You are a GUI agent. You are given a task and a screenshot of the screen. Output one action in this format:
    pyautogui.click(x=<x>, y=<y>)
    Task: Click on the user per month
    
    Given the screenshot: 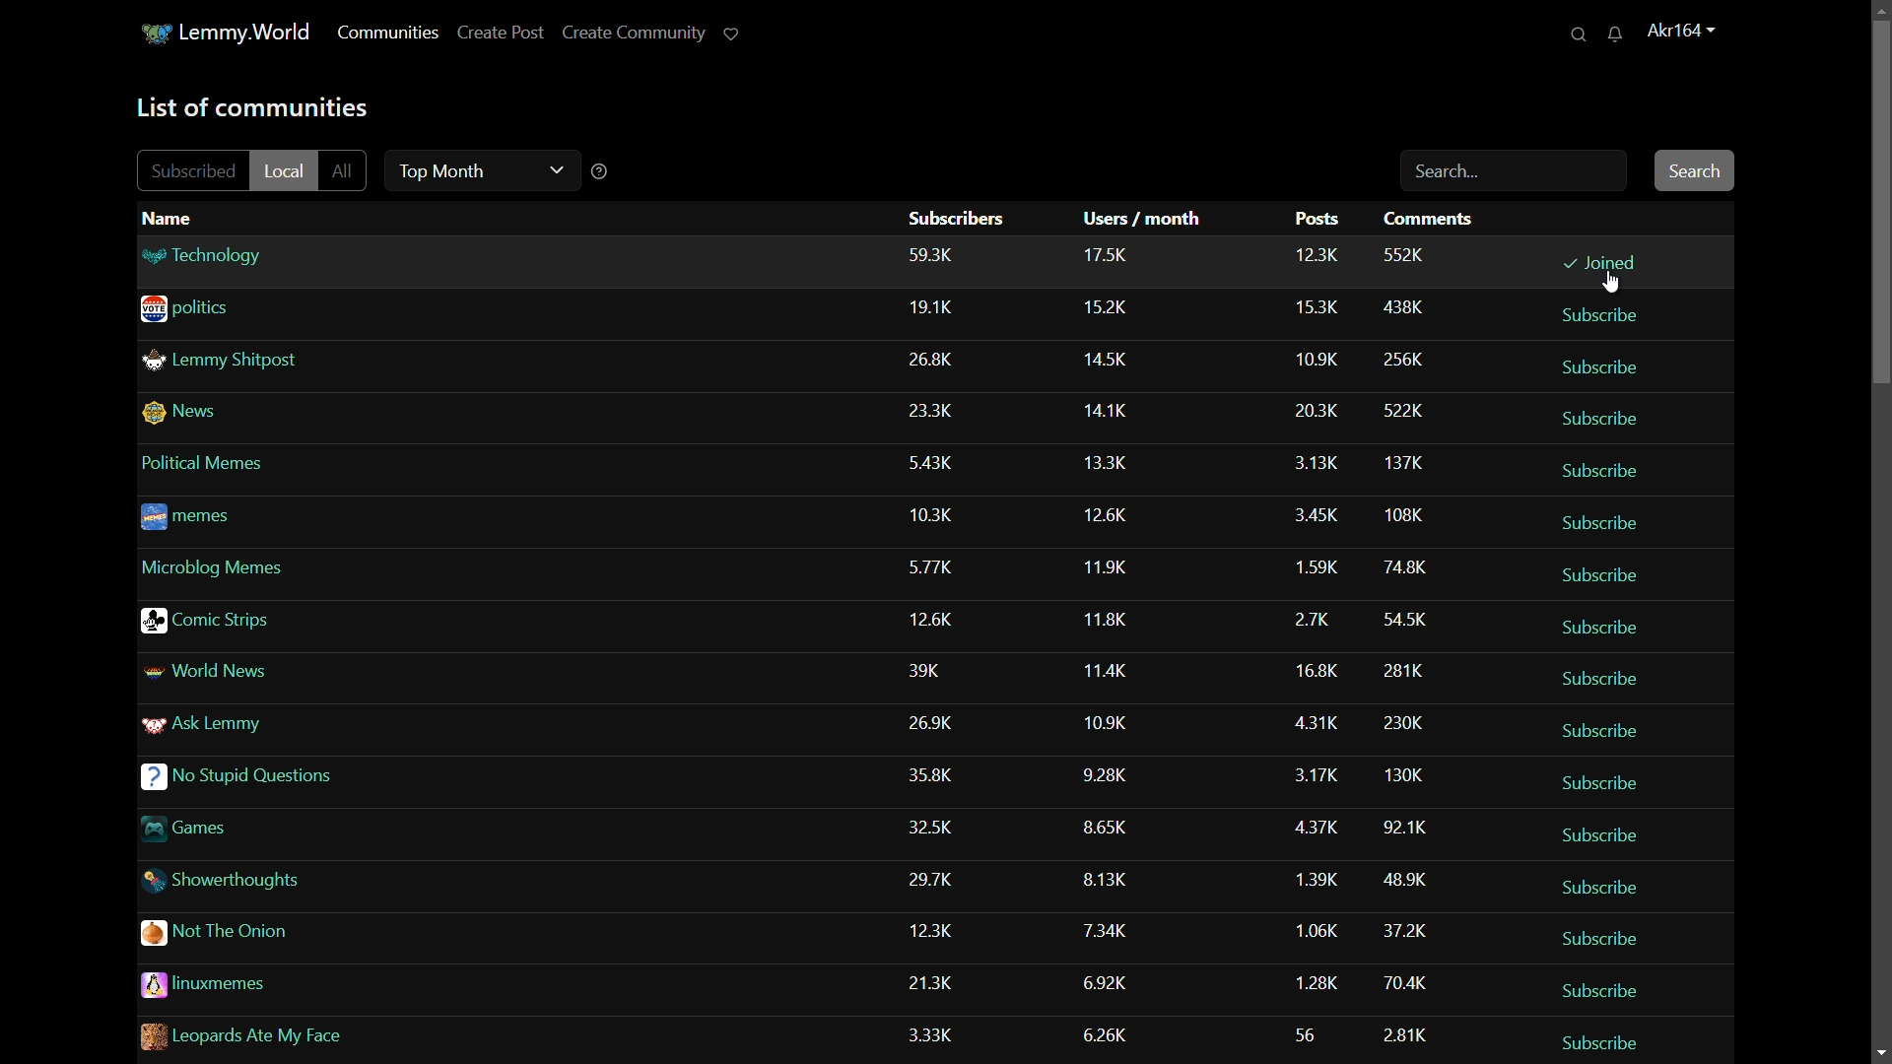 What is the action you would take?
    pyautogui.click(x=1109, y=931)
    